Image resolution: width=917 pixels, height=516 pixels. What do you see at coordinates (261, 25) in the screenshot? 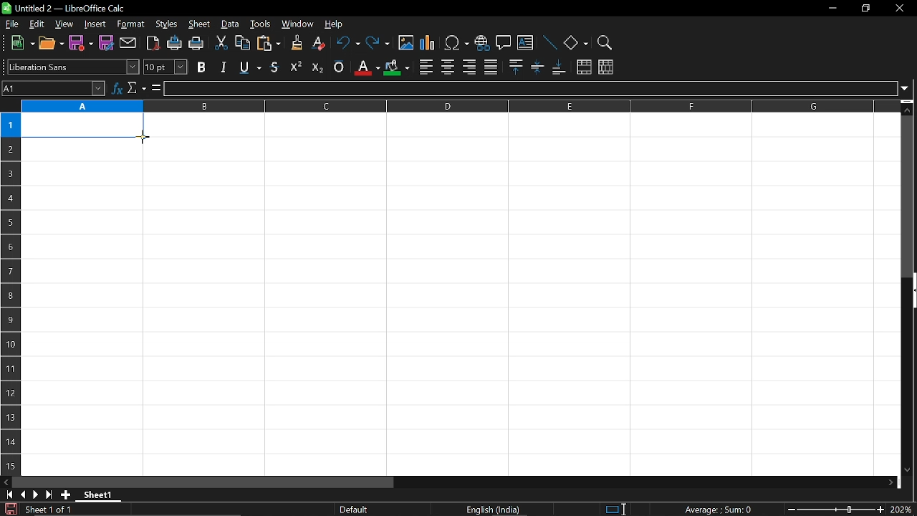
I see `tools` at bounding box center [261, 25].